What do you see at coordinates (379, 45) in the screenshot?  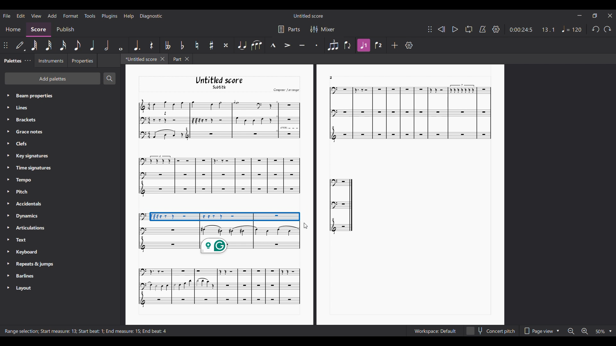 I see `Voice 2` at bounding box center [379, 45].